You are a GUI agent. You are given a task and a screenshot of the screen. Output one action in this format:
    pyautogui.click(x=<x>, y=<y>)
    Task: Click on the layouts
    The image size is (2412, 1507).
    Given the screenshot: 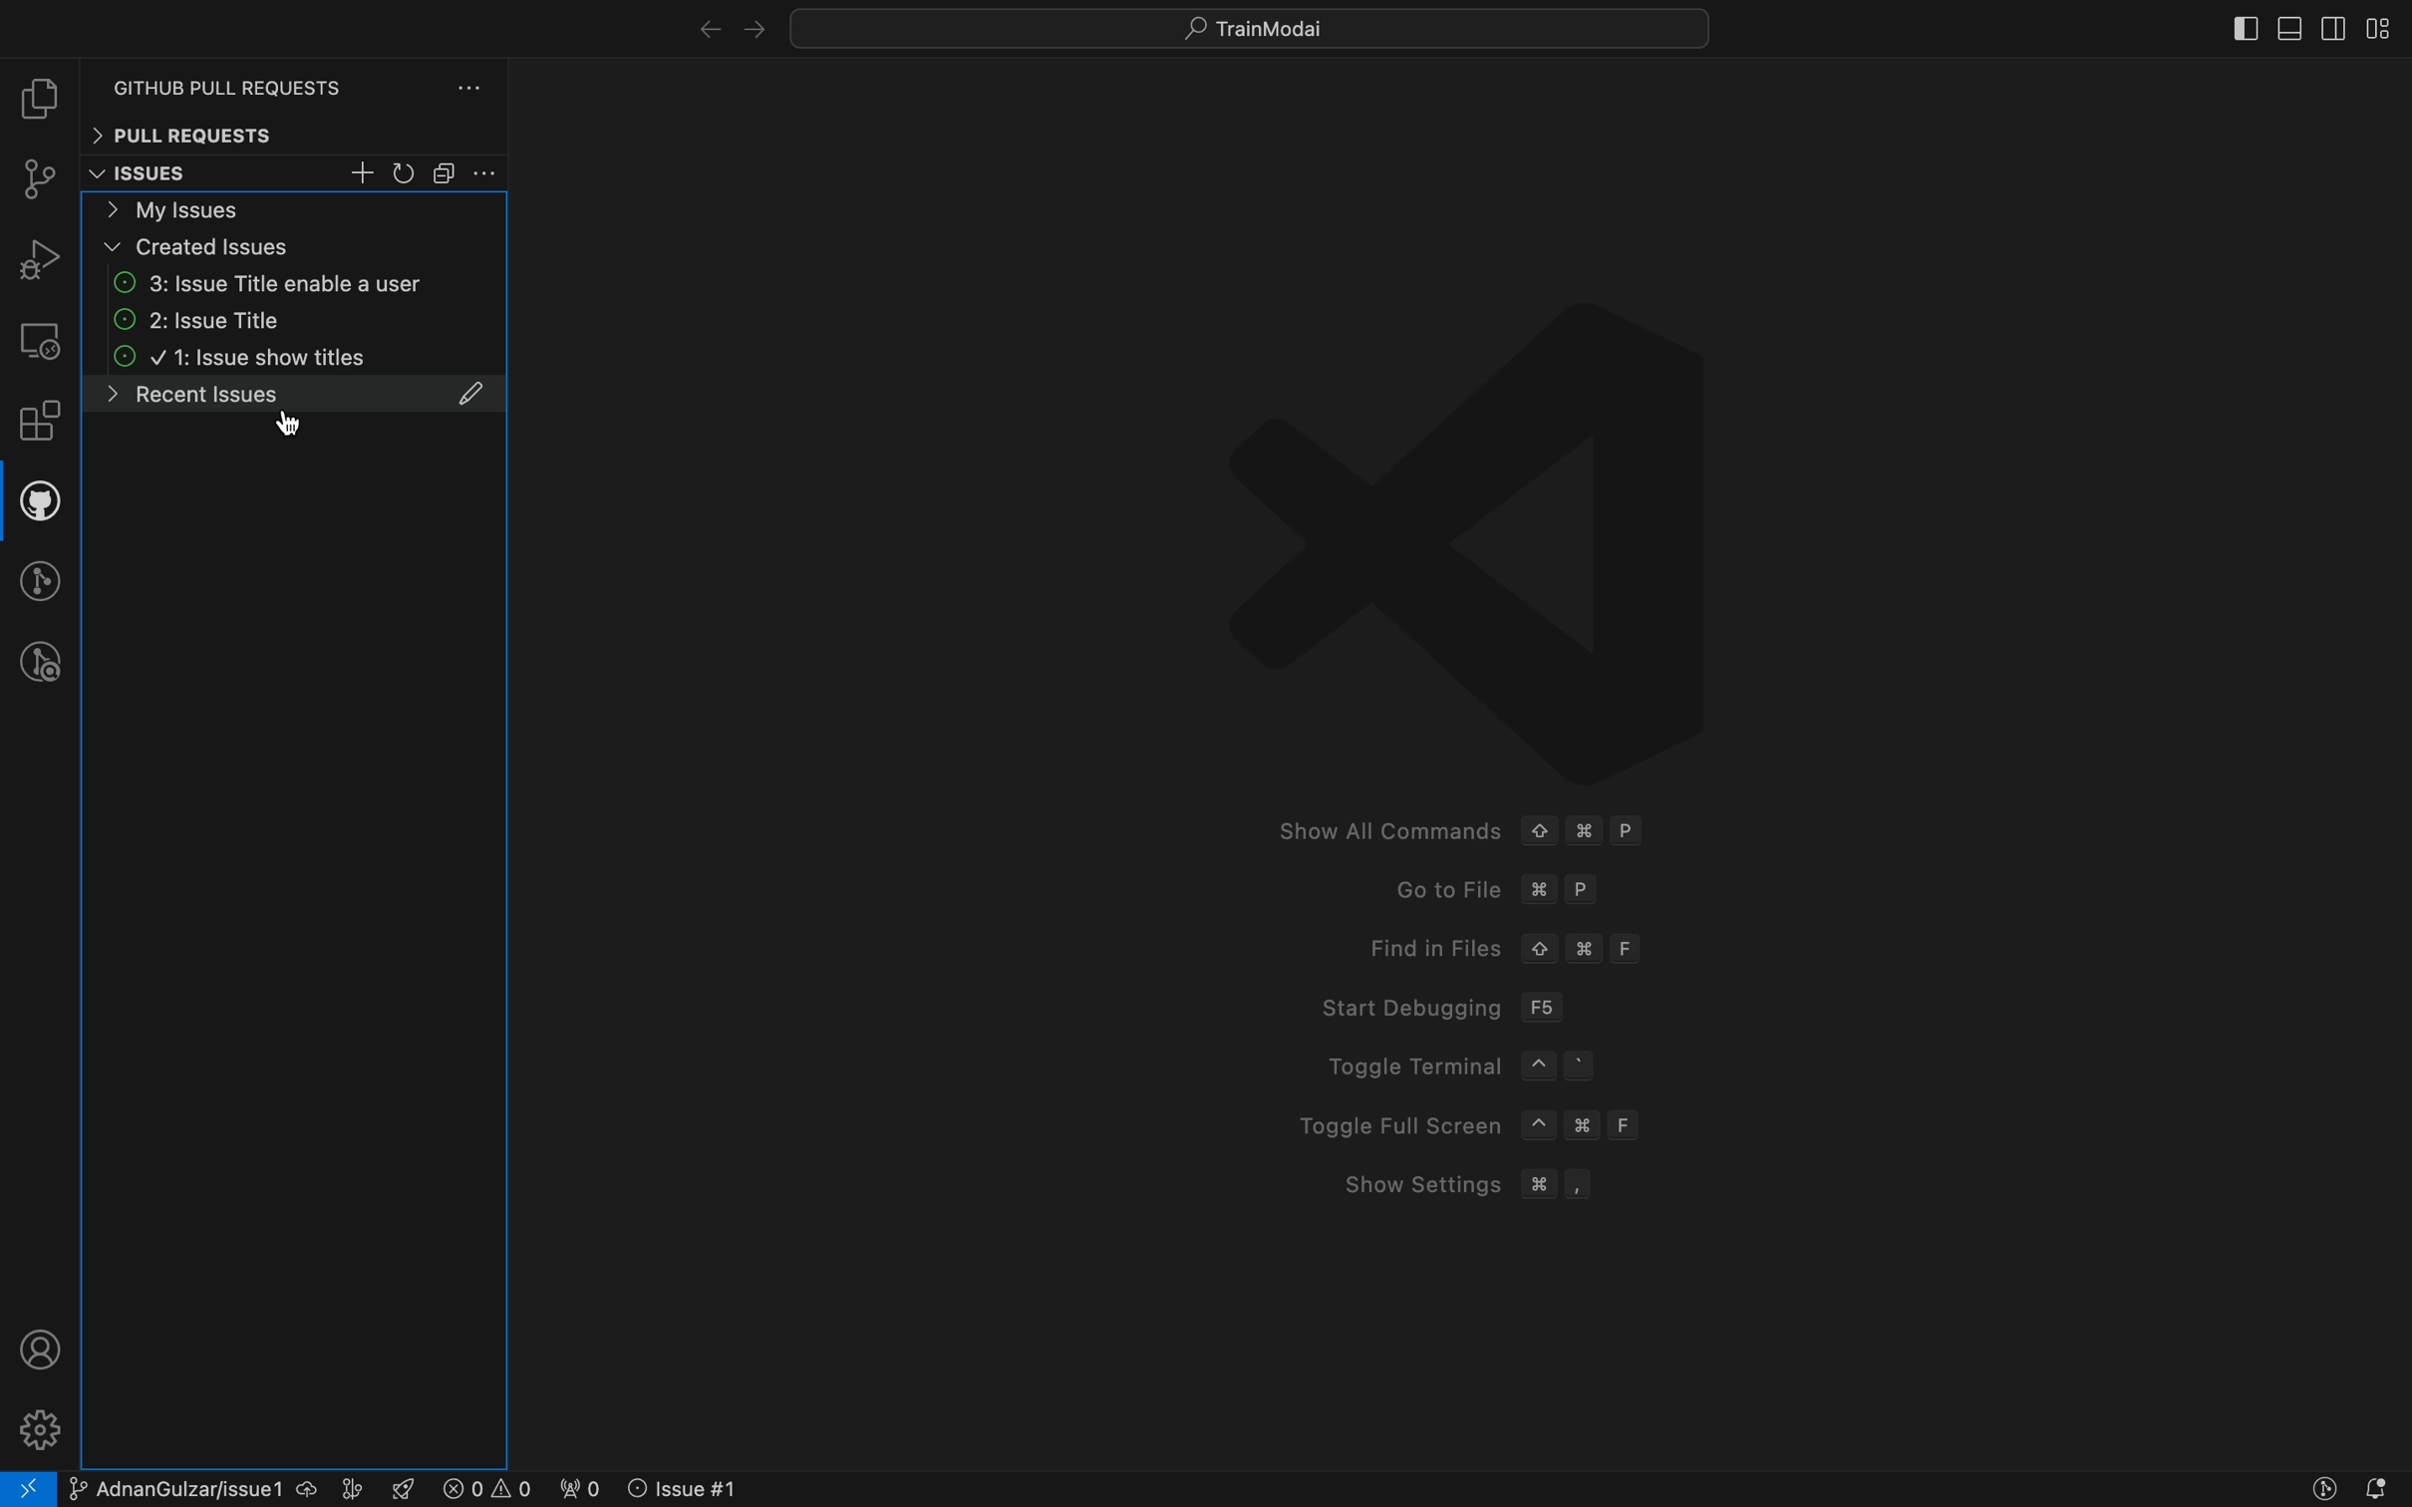 What is the action you would take?
    pyautogui.click(x=2379, y=28)
    